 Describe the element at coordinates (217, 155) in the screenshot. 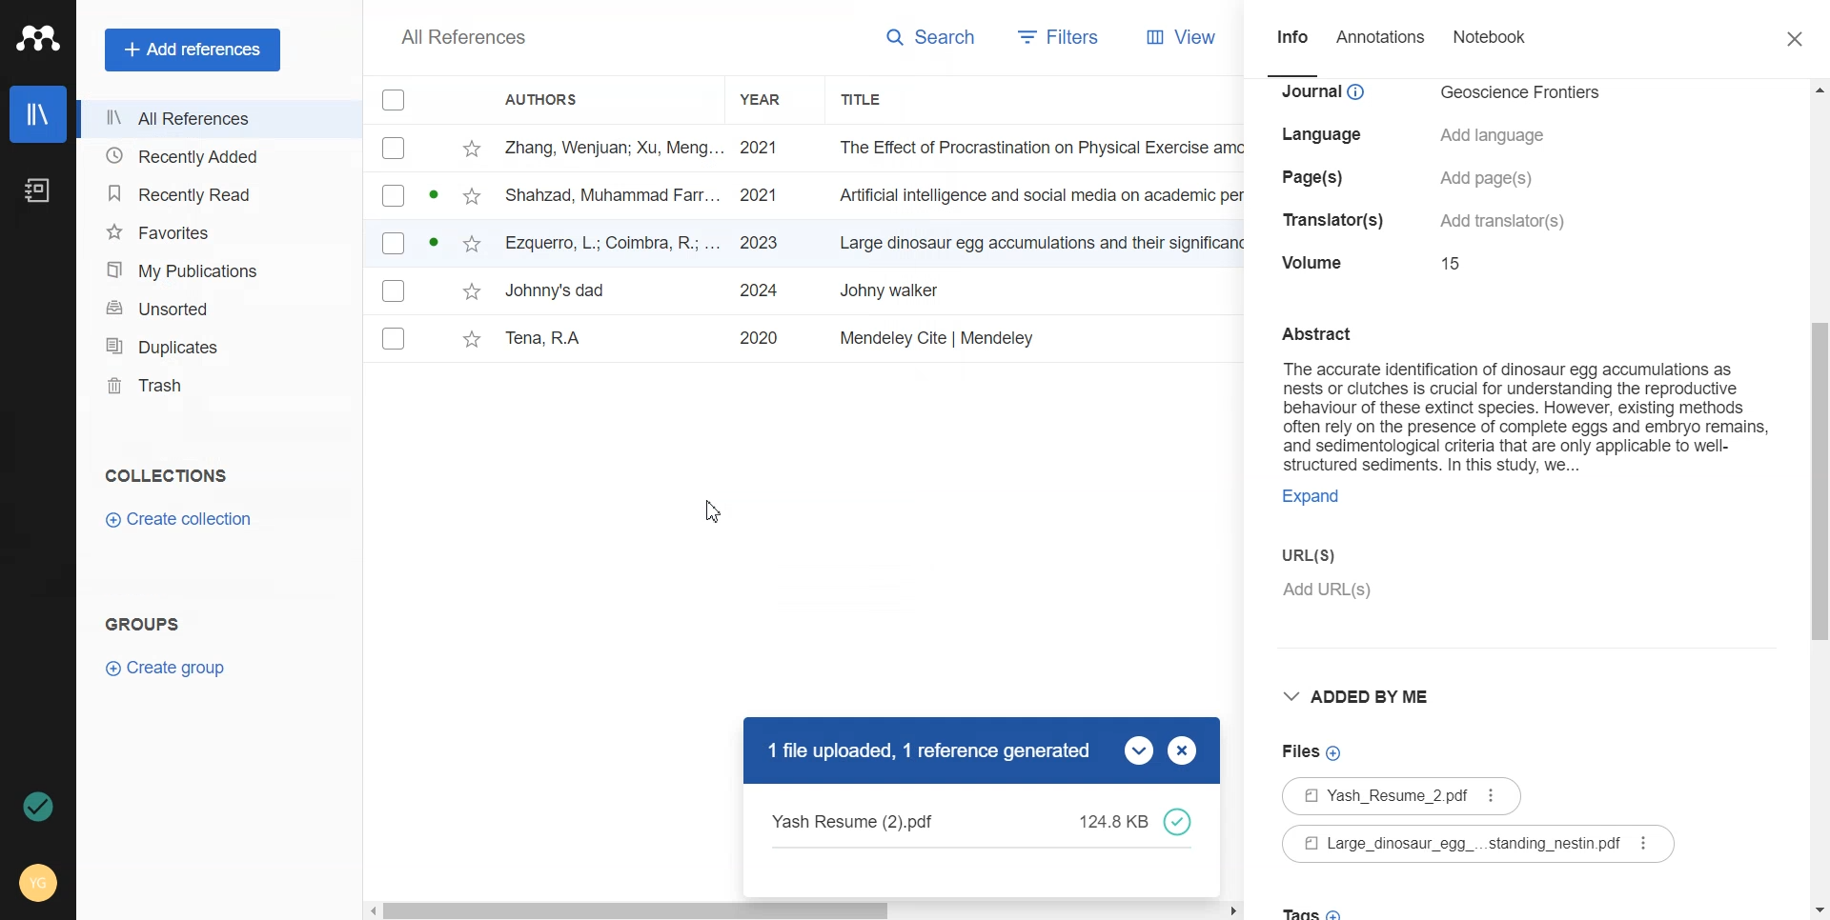

I see `Recently Added` at that location.